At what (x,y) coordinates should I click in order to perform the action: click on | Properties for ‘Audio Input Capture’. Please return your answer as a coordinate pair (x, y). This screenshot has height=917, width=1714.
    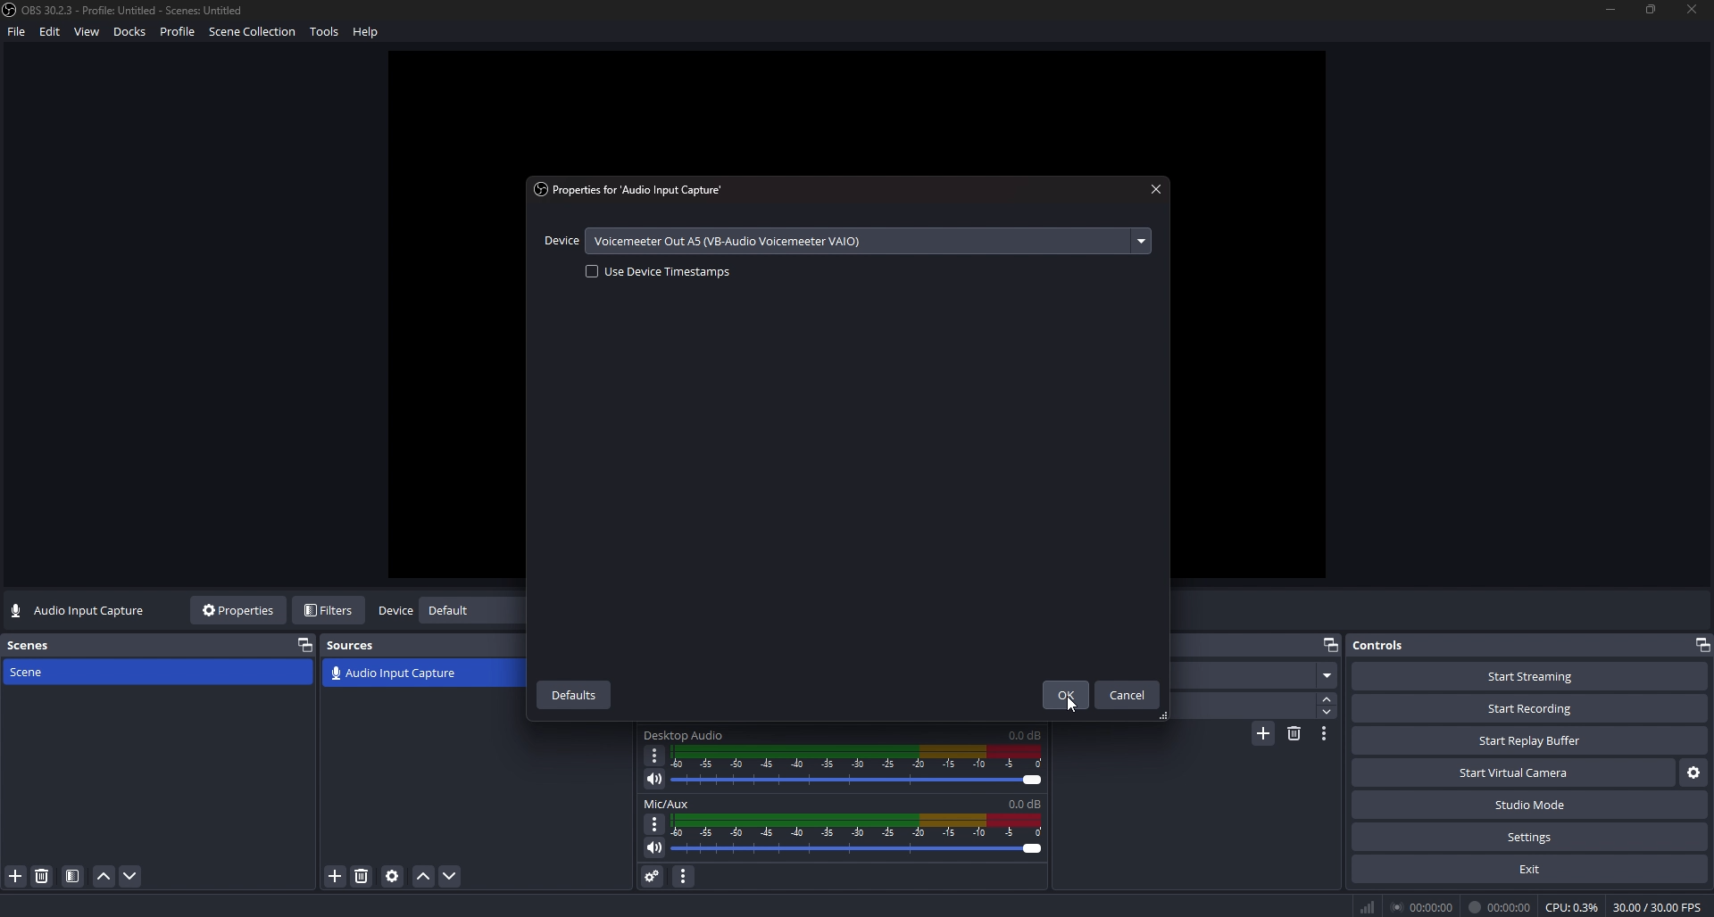
    Looking at the image, I should click on (655, 190).